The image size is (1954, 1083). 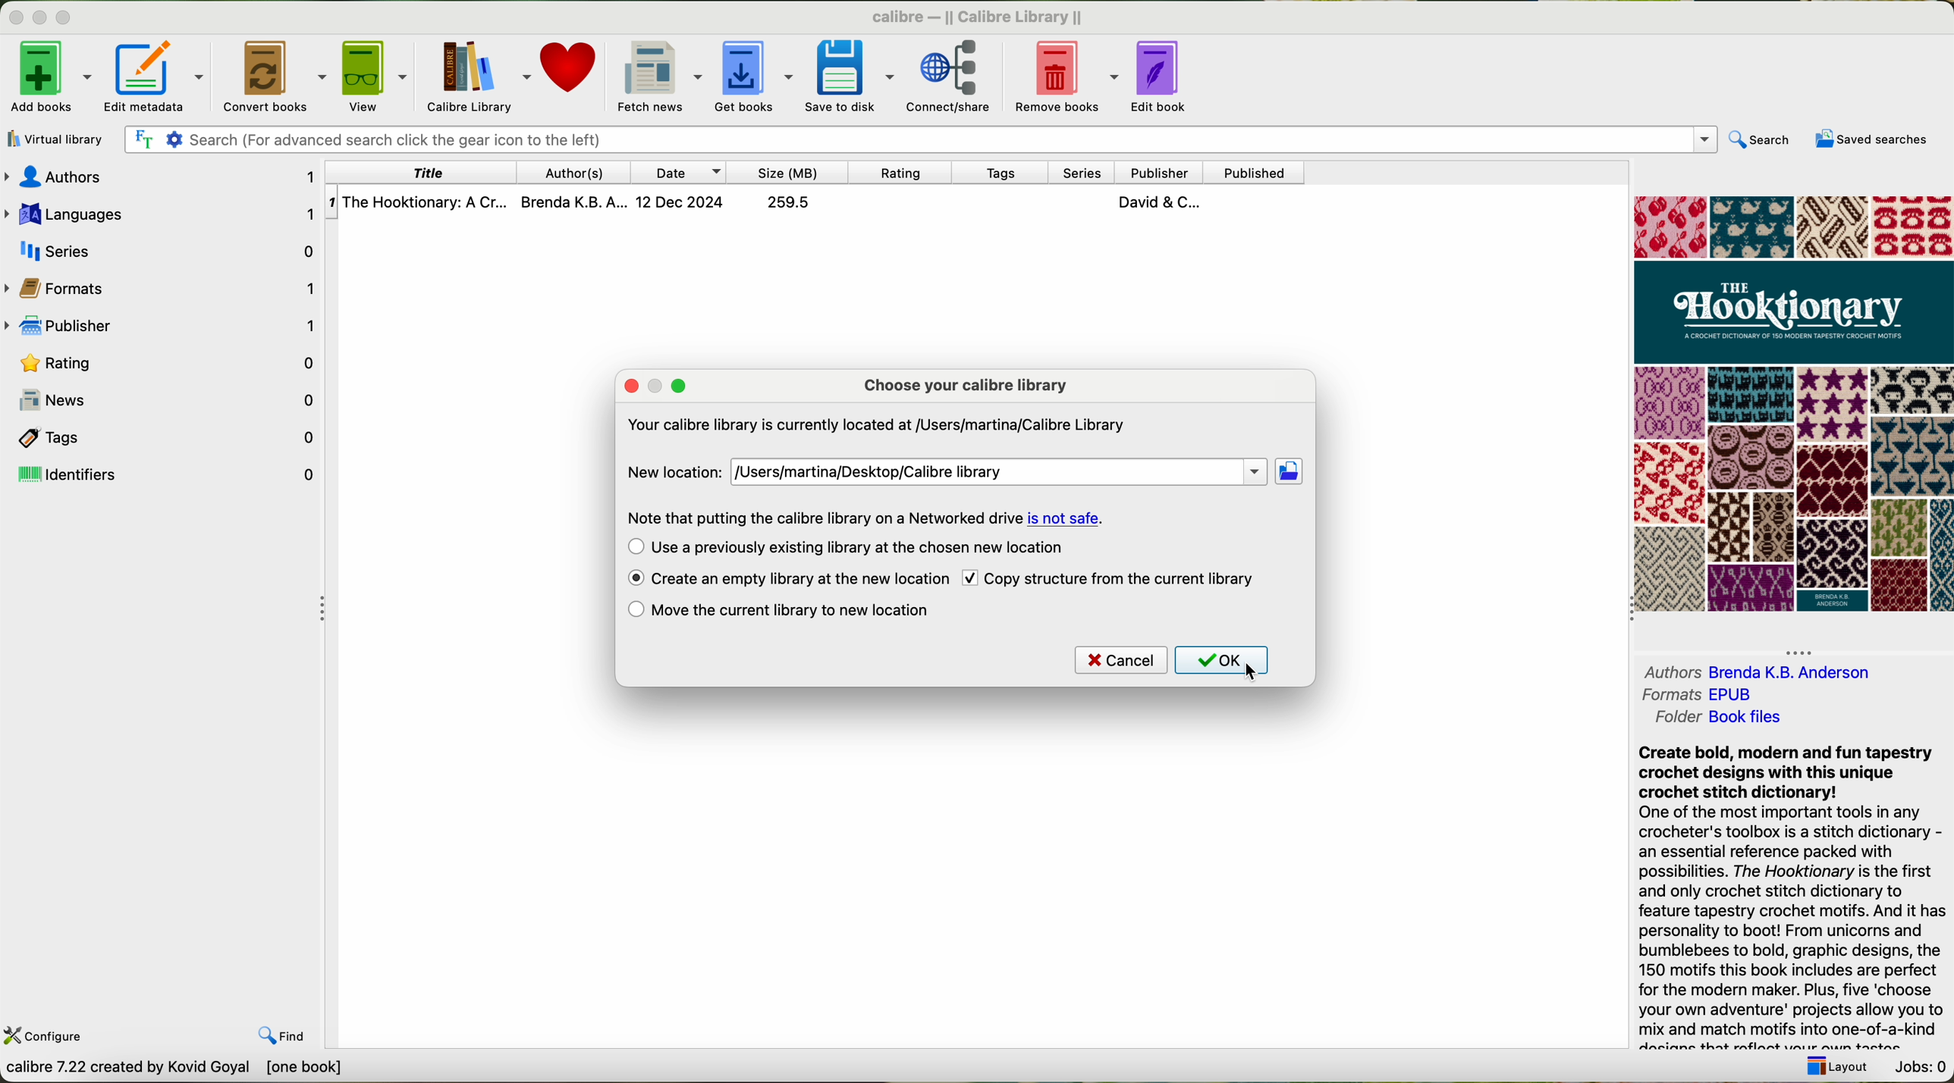 I want to click on convert books, so click(x=272, y=74).